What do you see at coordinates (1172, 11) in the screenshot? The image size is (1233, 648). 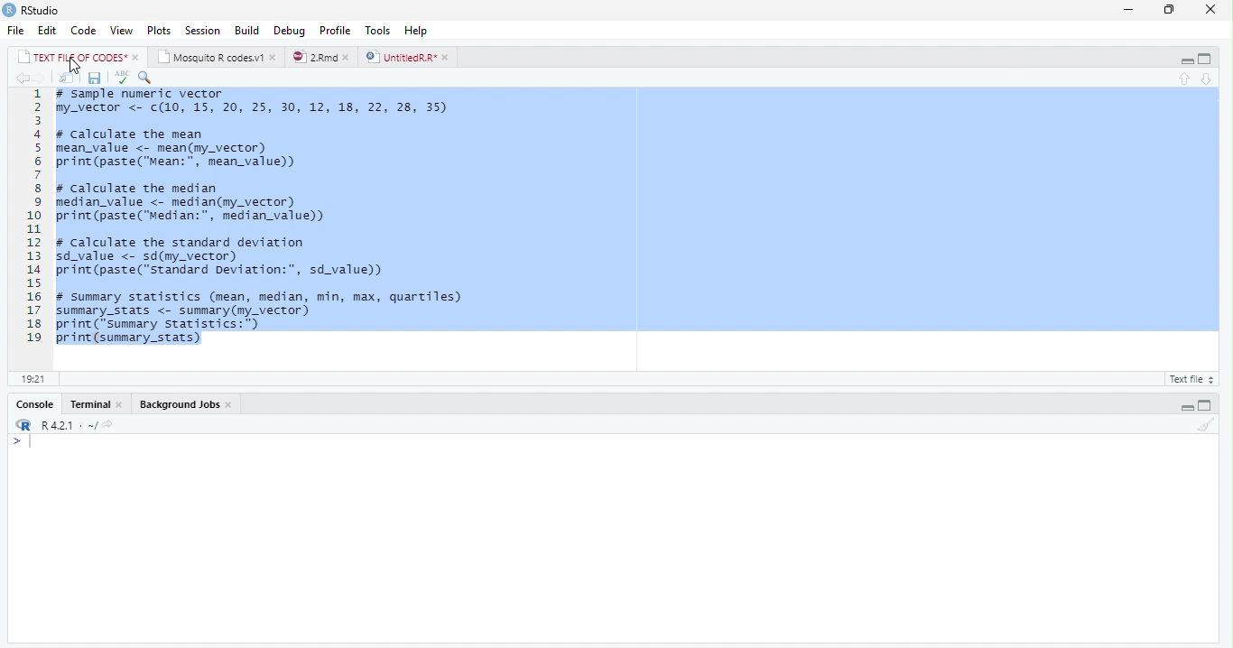 I see `maximize` at bounding box center [1172, 11].